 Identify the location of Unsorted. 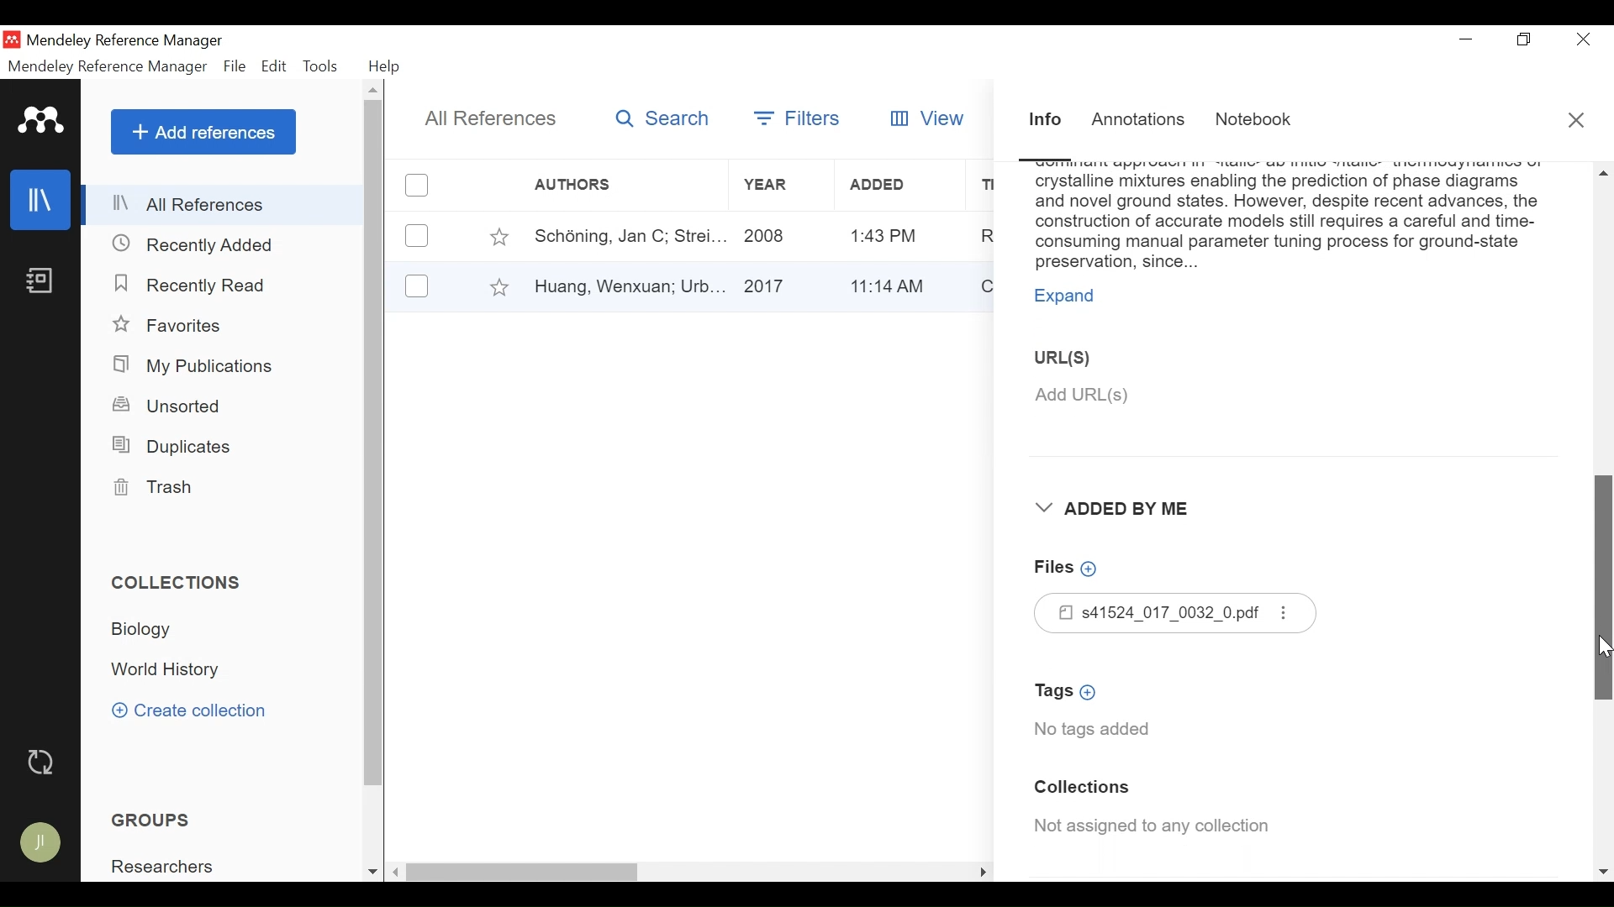
(169, 406).